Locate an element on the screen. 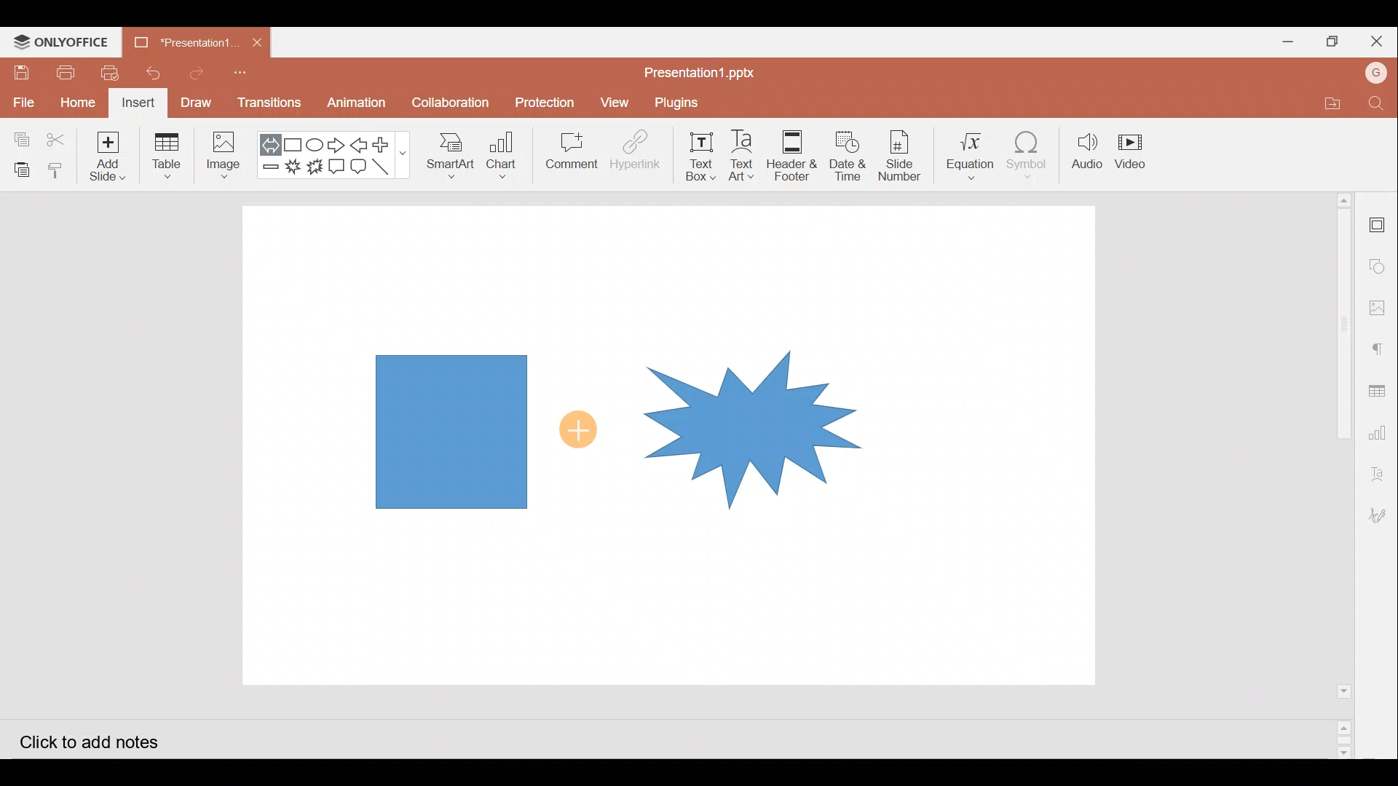  Print file is located at coordinates (63, 72).